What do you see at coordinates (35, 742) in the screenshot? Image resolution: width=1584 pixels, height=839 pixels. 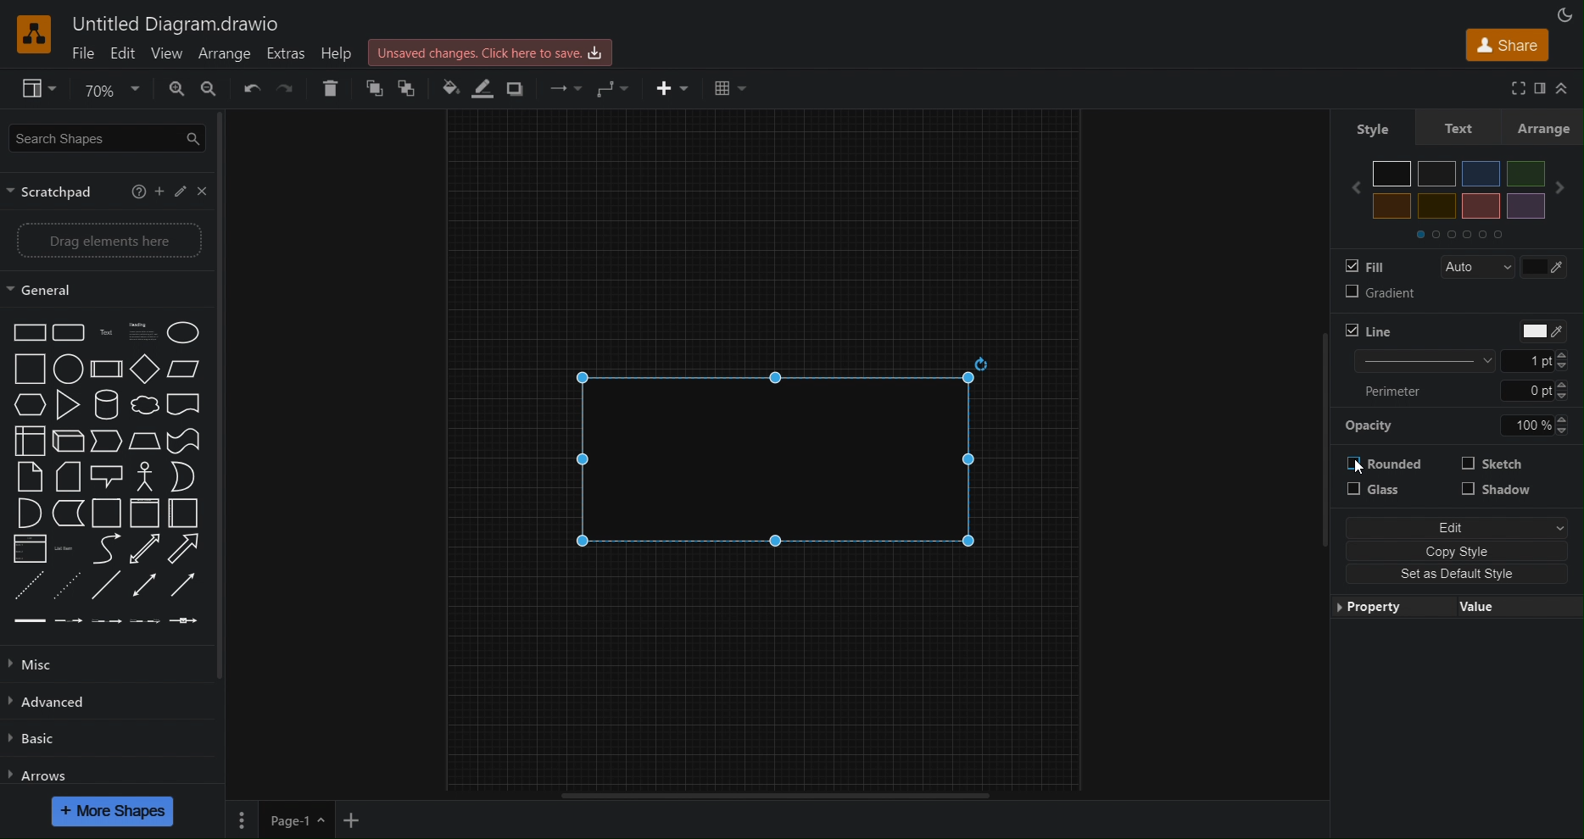 I see `Basic` at bounding box center [35, 742].